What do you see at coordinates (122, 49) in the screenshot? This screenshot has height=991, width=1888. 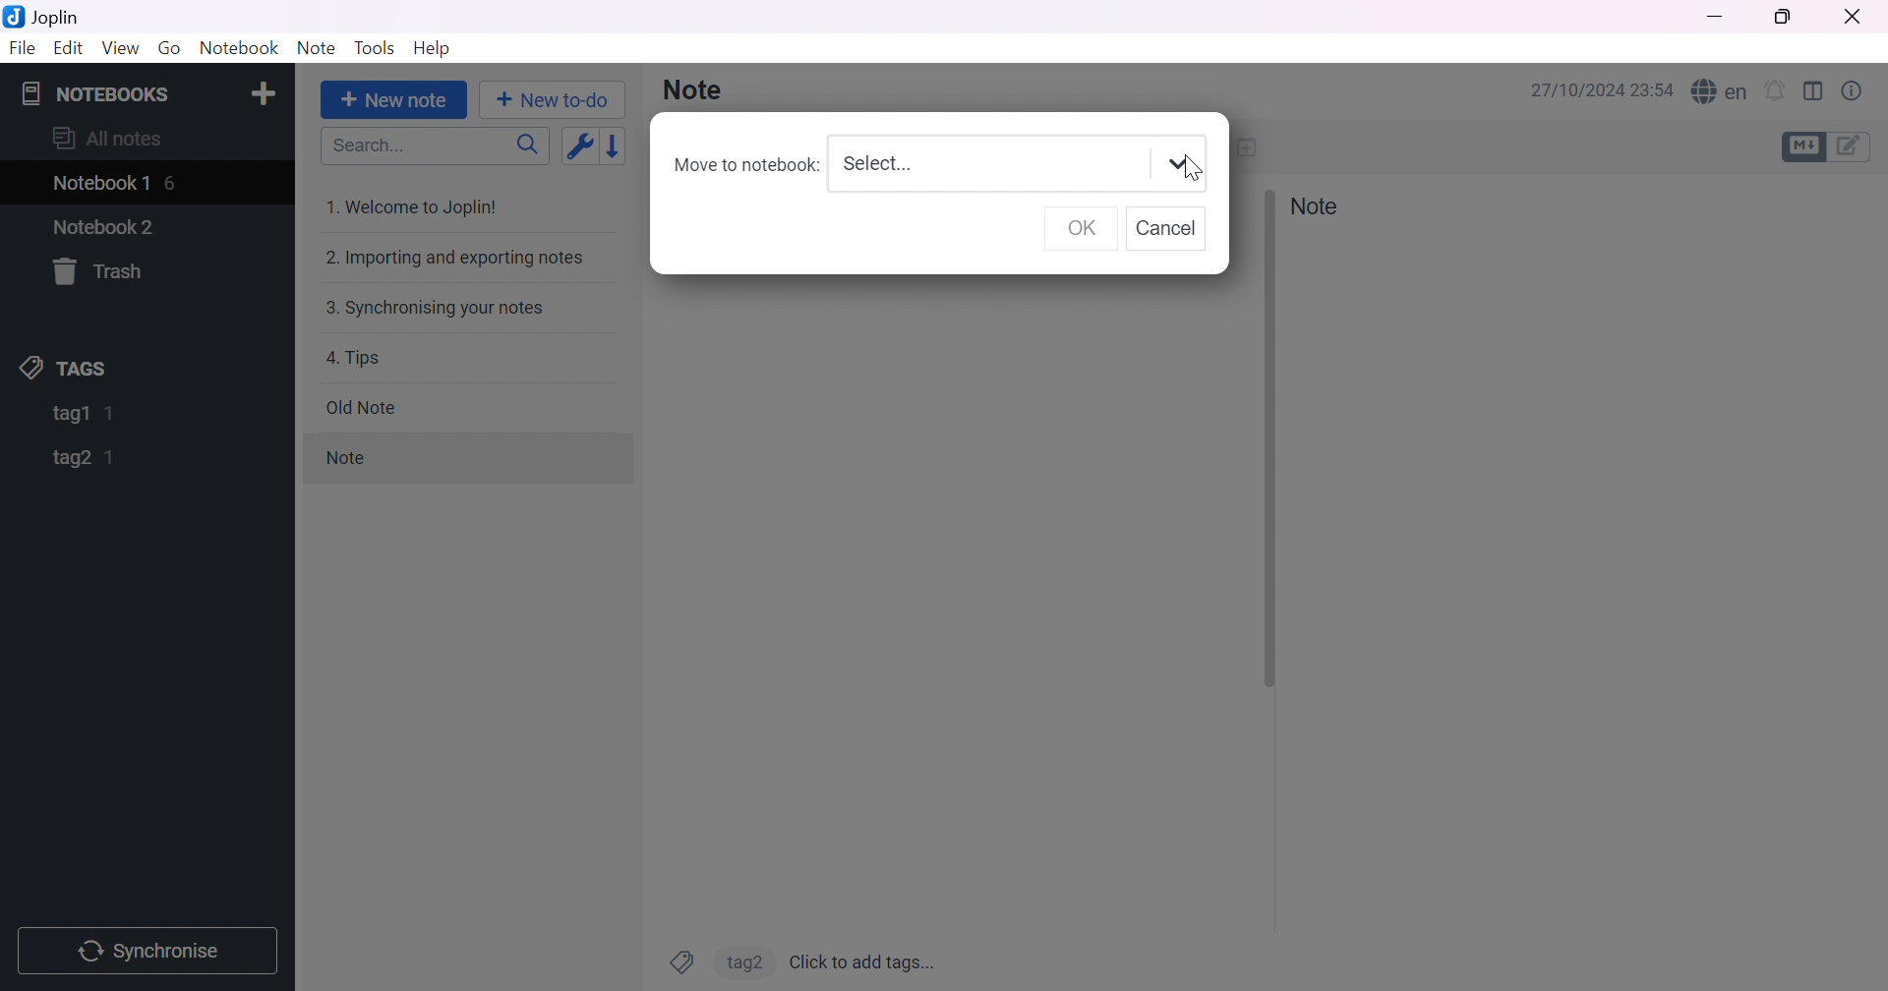 I see `View` at bounding box center [122, 49].